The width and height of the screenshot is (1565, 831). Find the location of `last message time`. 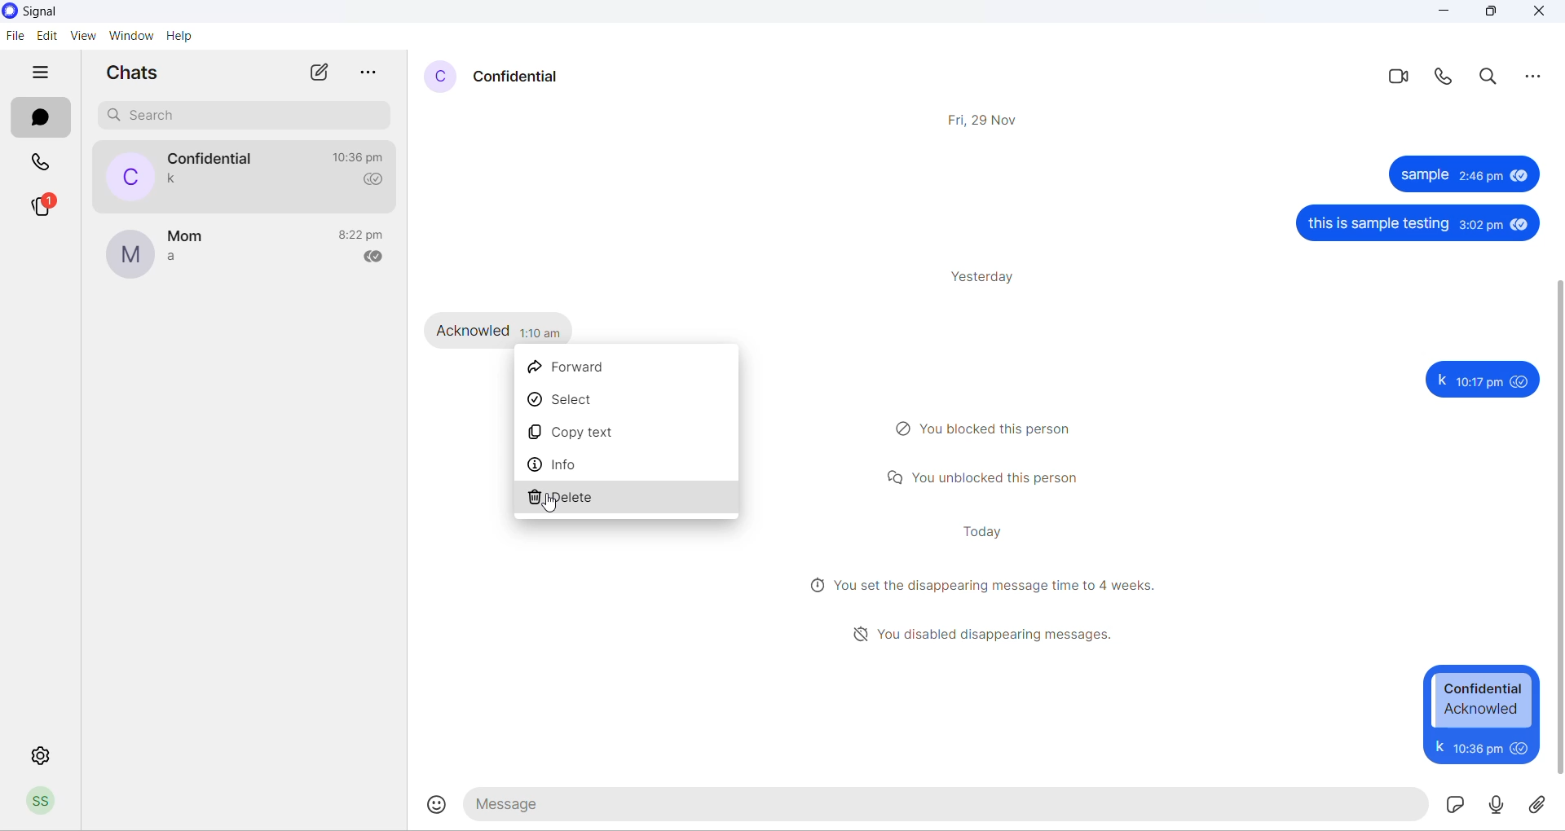

last message time is located at coordinates (368, 159).